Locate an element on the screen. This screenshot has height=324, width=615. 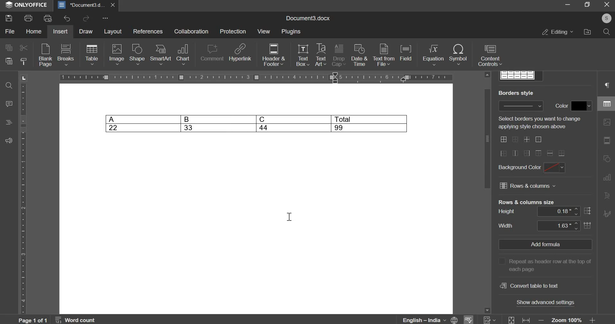
Ruler is located at coordinates (256, 77).